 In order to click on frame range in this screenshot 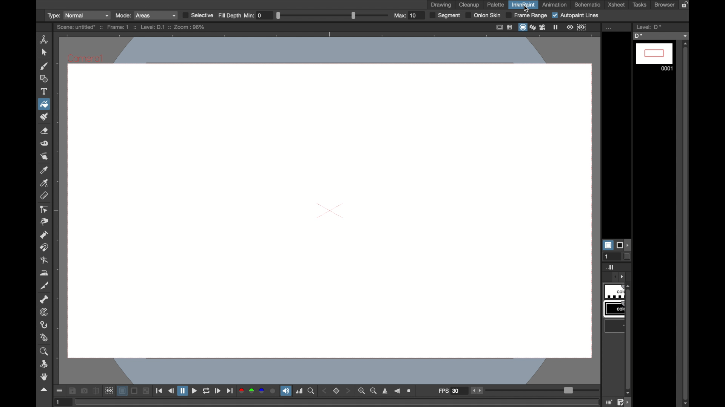, I will do `click(527, 15)`.